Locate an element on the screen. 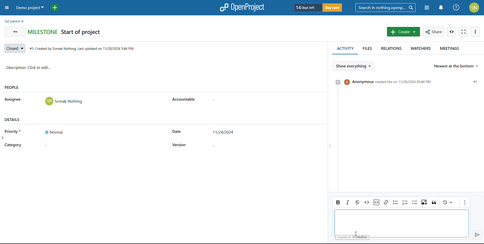 The image size is (484, 244). bullet list is located at coordinates (395, 202).